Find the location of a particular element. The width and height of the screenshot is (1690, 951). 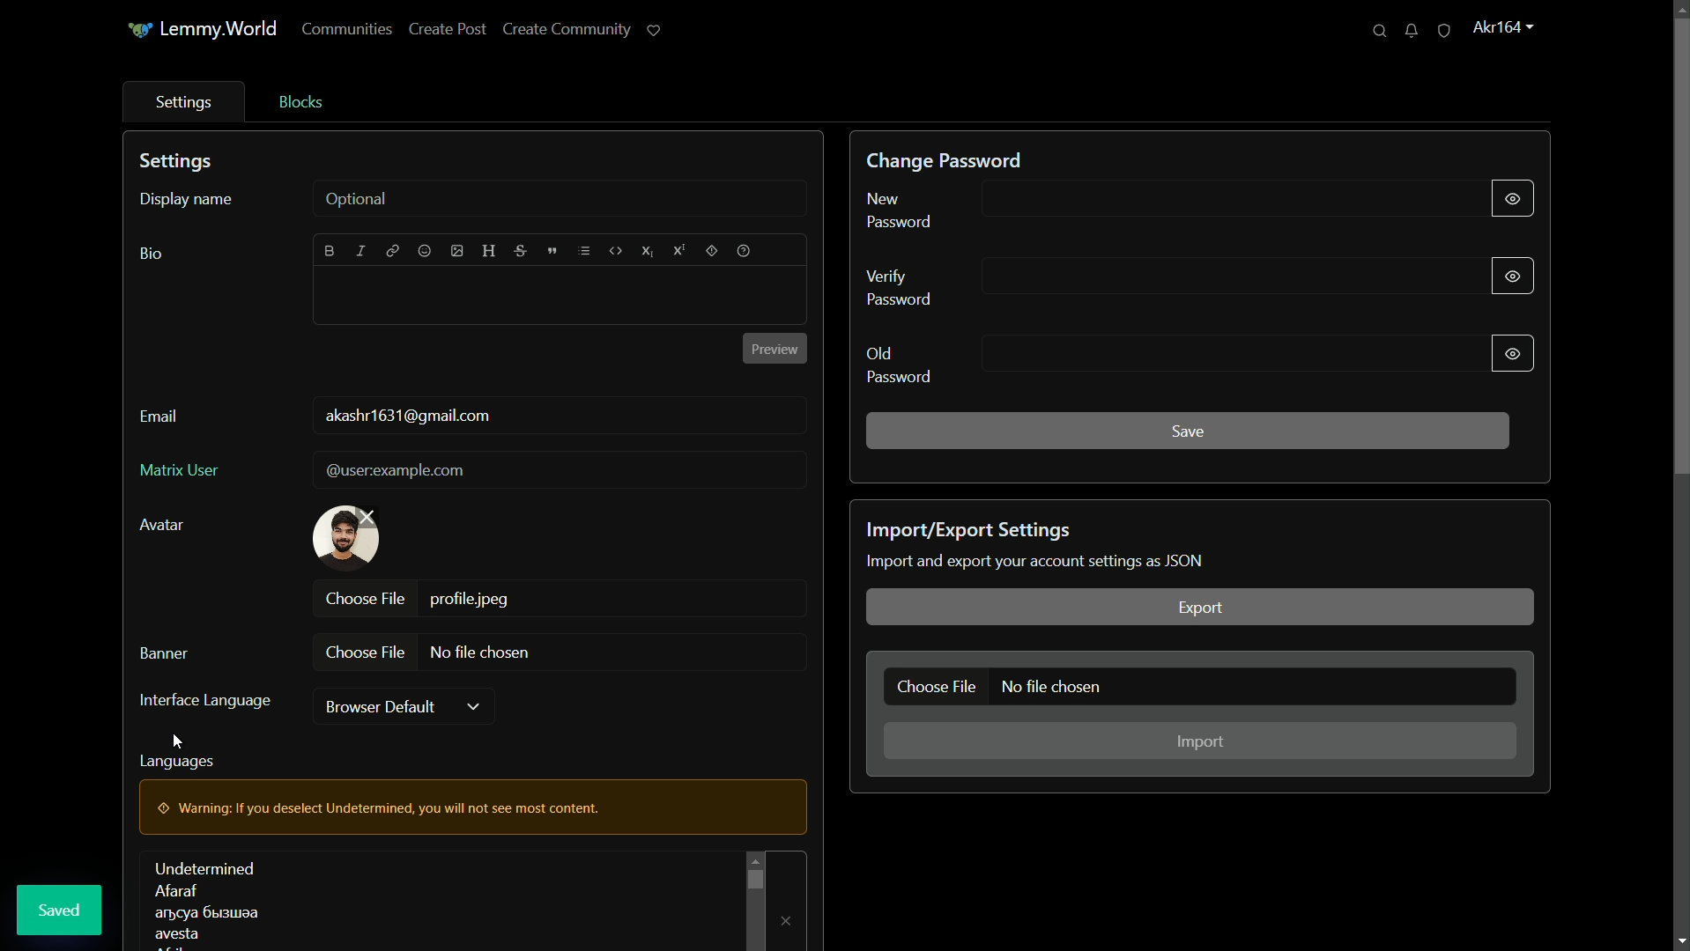

import/export settings is located at coordinates (973, 530).